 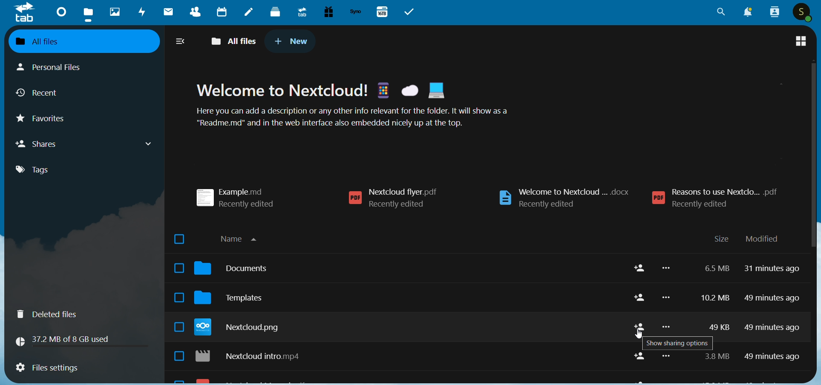 What do you see at coordinates (58, 66) in the screenshot?
I see `personal files` at bounding box center [58, 66].